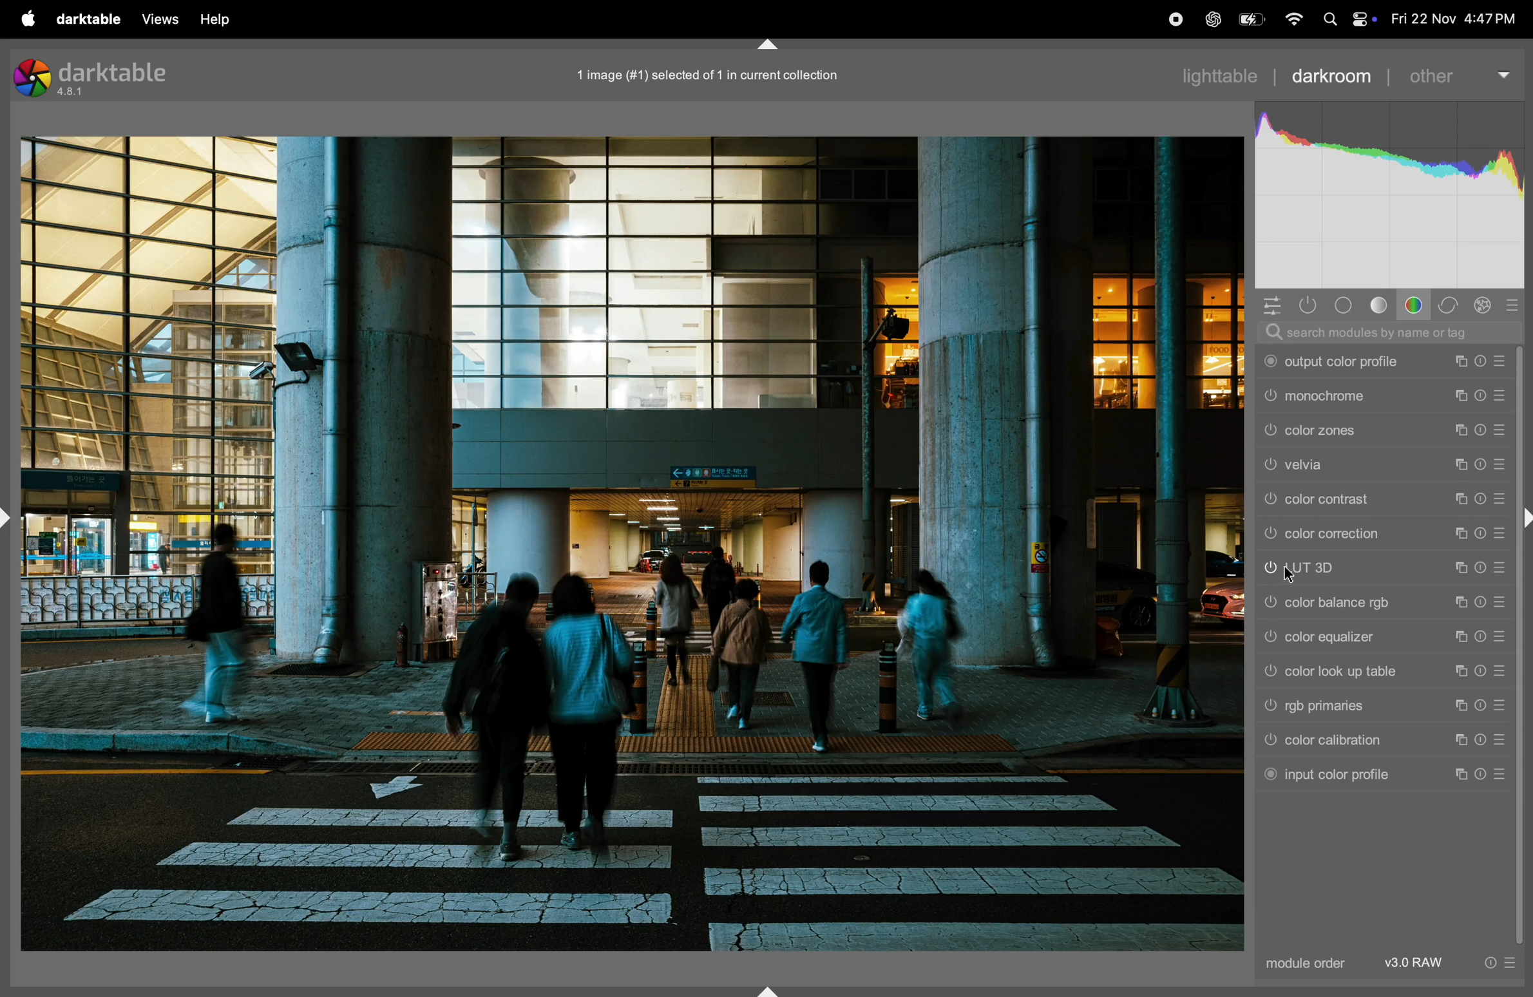 Image resolution: width=1533 pixels, height=997 pixels. I want to click on v3 raw, so click(1416, 964).